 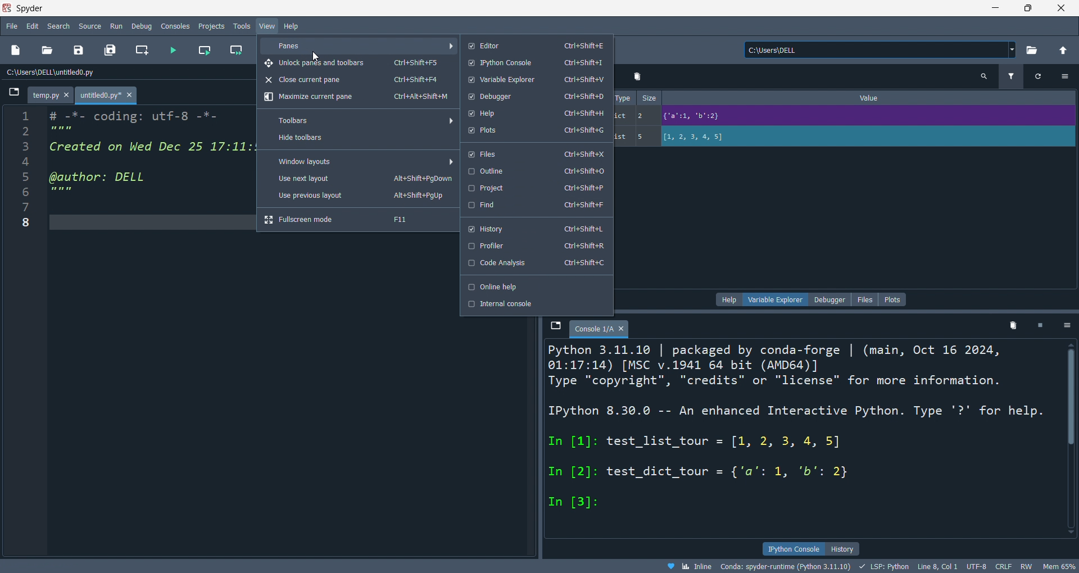 What do you see at coordinates (315, 57) in the screenshot?
I see `Cursor` at bounding box center [315, 57].